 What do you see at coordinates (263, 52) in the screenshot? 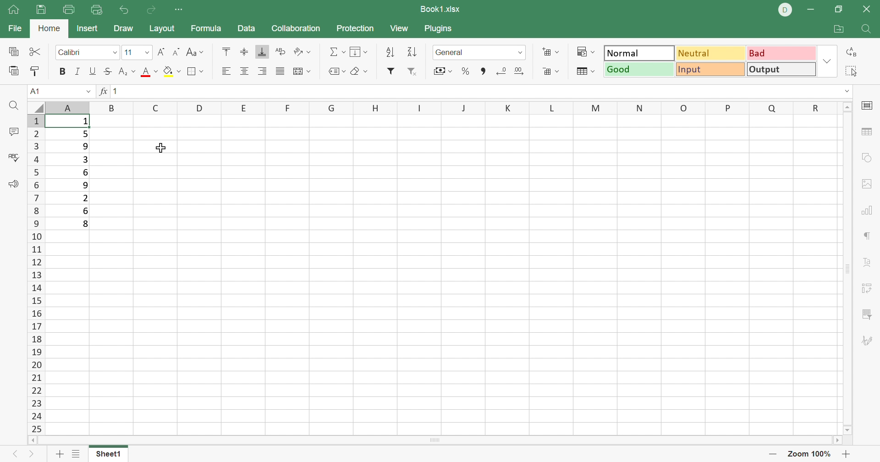
I see `Align Bottom` at bounding box center [263, 52].